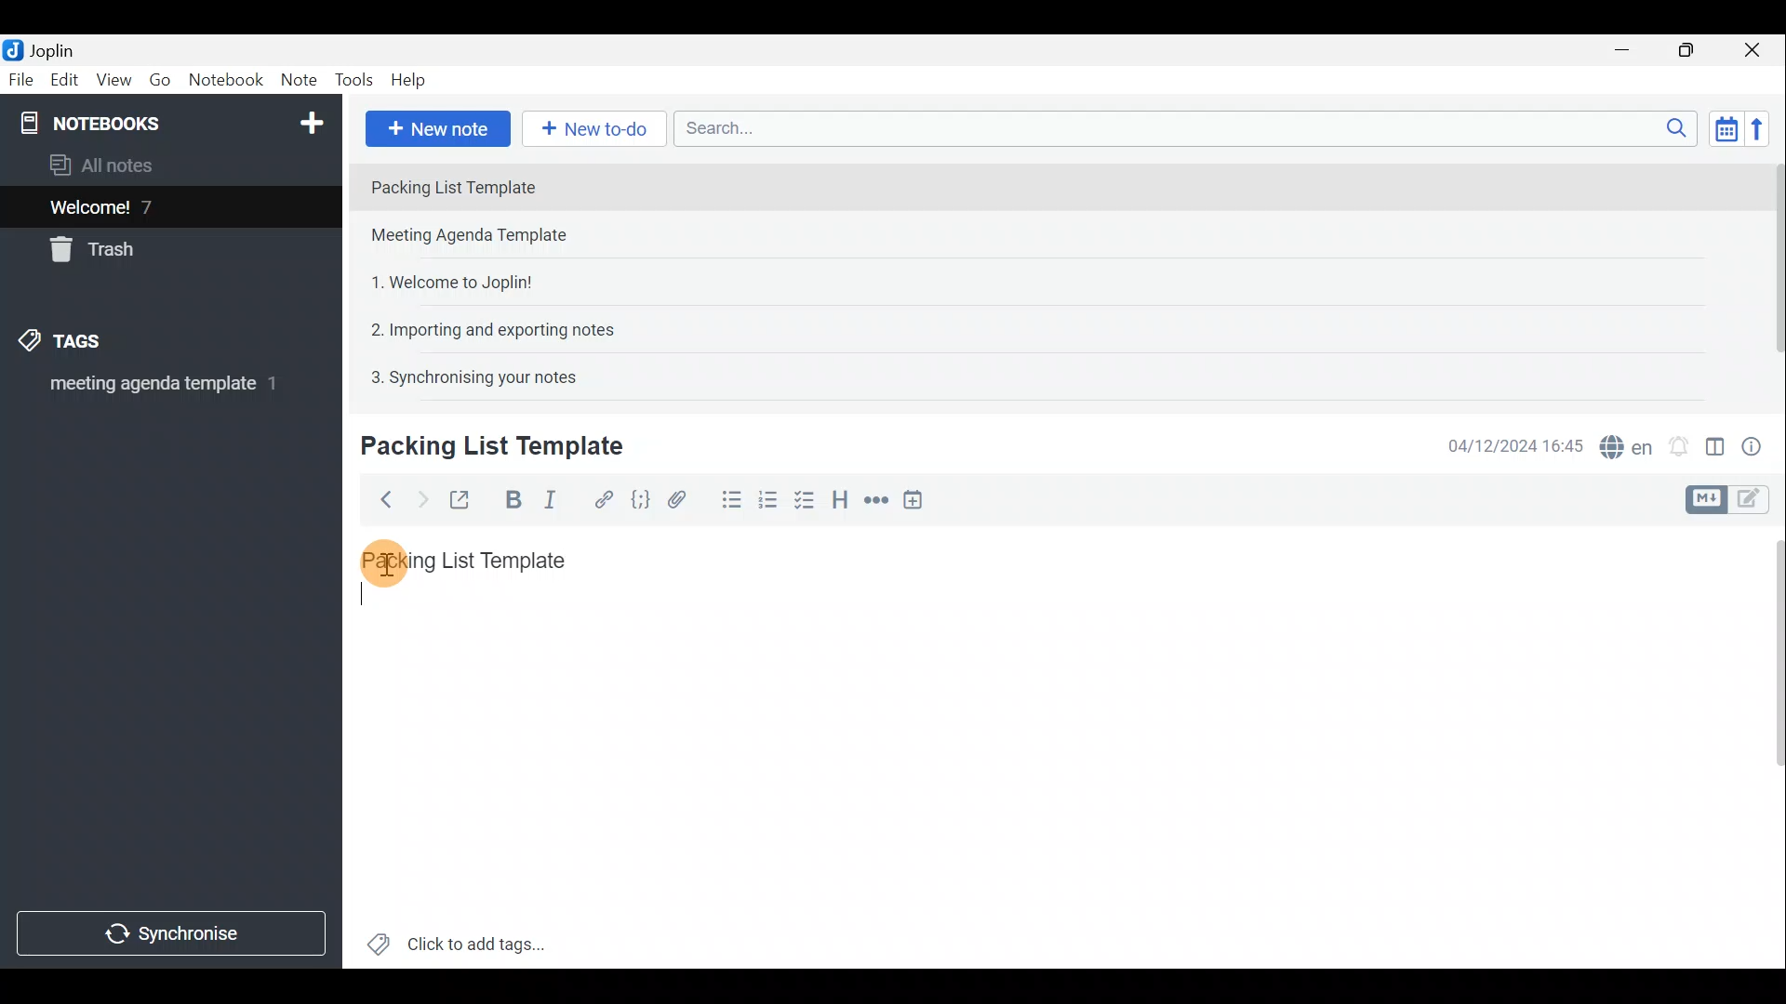 Image resolution: width=1786 pixels, height=1004 pixels. What do you see at coordinates (362, 597) in the screenshot?
I see `typing start` at bounding box center [362, 597].